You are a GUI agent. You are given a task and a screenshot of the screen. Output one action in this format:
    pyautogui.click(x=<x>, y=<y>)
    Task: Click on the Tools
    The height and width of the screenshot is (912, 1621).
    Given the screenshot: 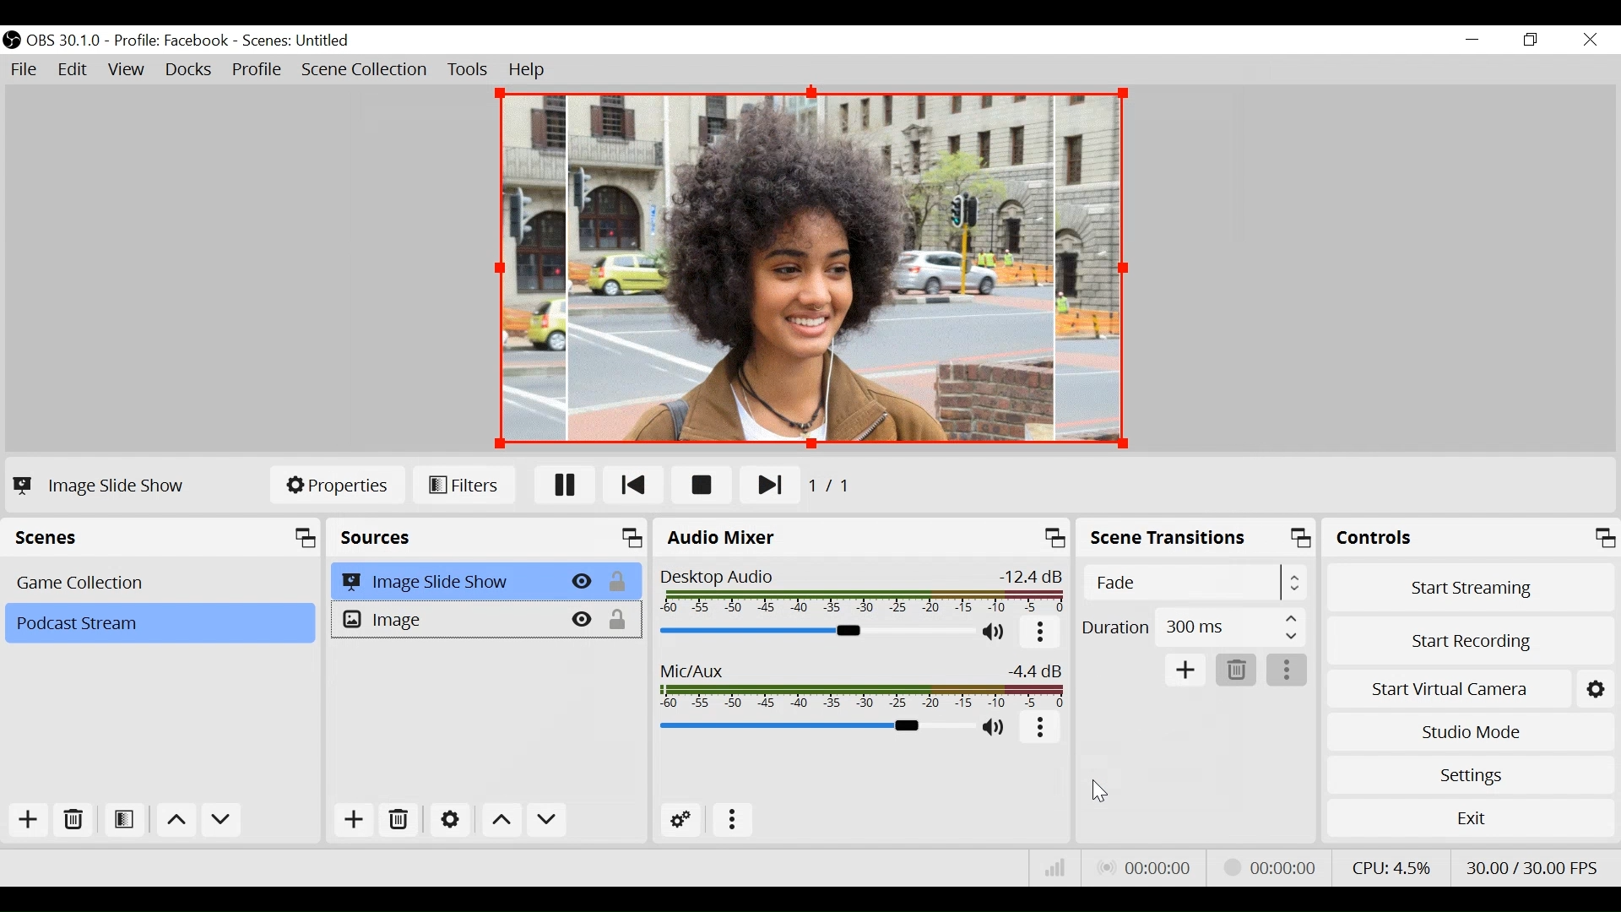 What is the action you would take?
    pyautogui.click(x=468, y=70)
    